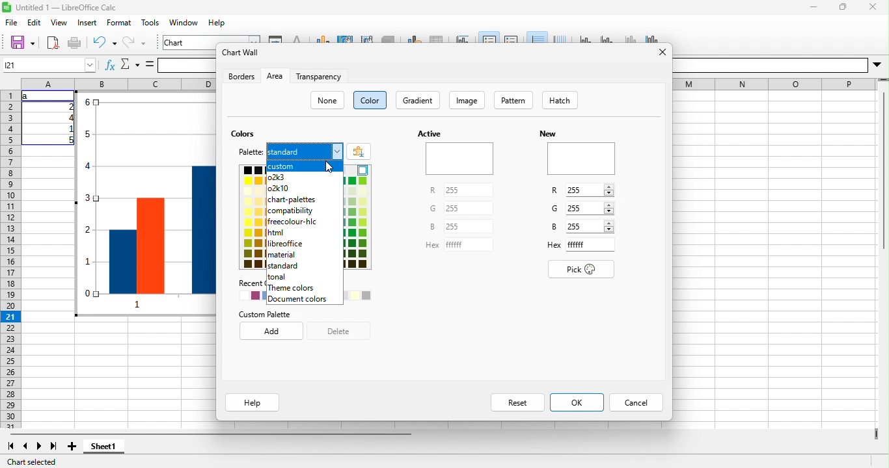 Image resolution: width=889 pixels, height=468 pixels. I want to click on close, so click(663, 52).